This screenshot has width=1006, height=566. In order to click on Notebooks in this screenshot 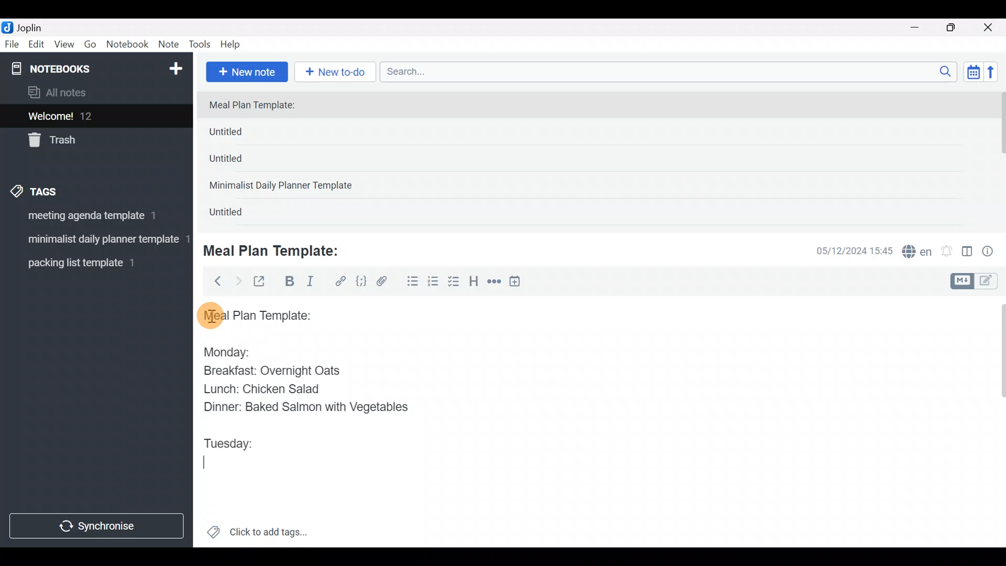, I will do `click(74, 68)`.